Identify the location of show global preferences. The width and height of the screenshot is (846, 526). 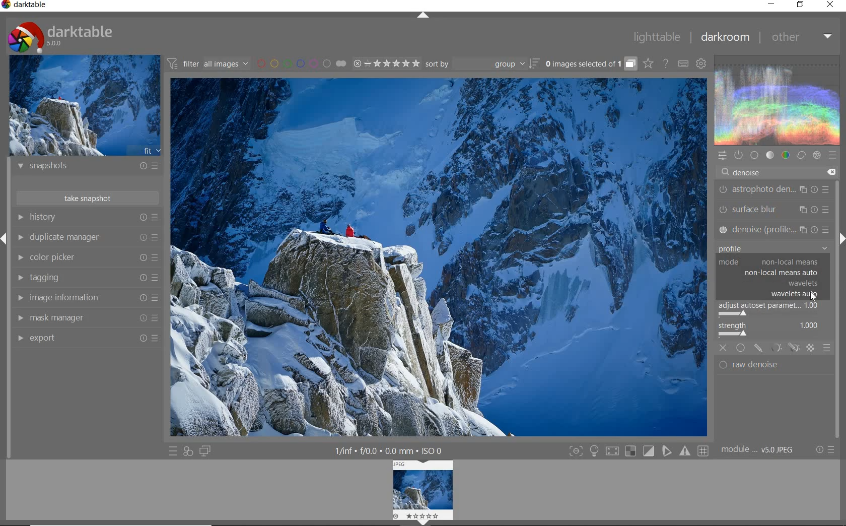
(701, 63).